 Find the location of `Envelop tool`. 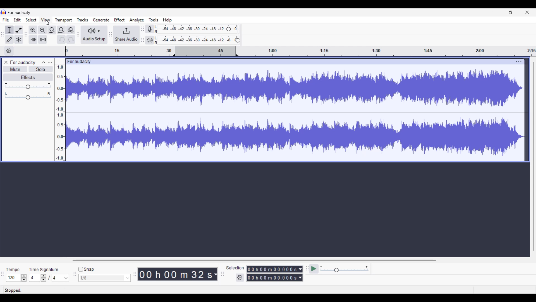

Envelop tool is located at coordinates (19, 30).